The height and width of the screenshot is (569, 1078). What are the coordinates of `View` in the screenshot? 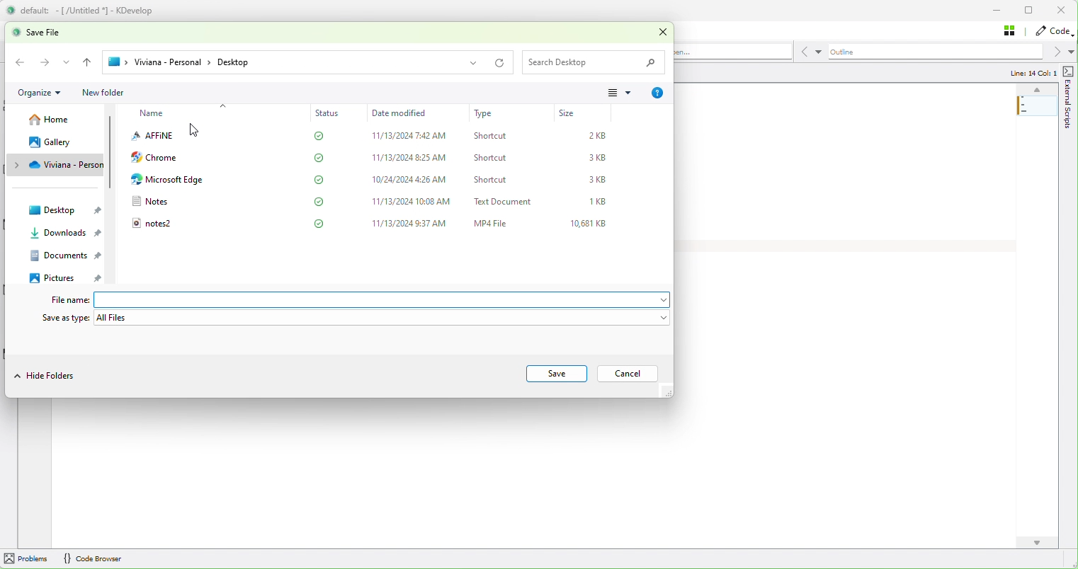 It's located at (623, 92).